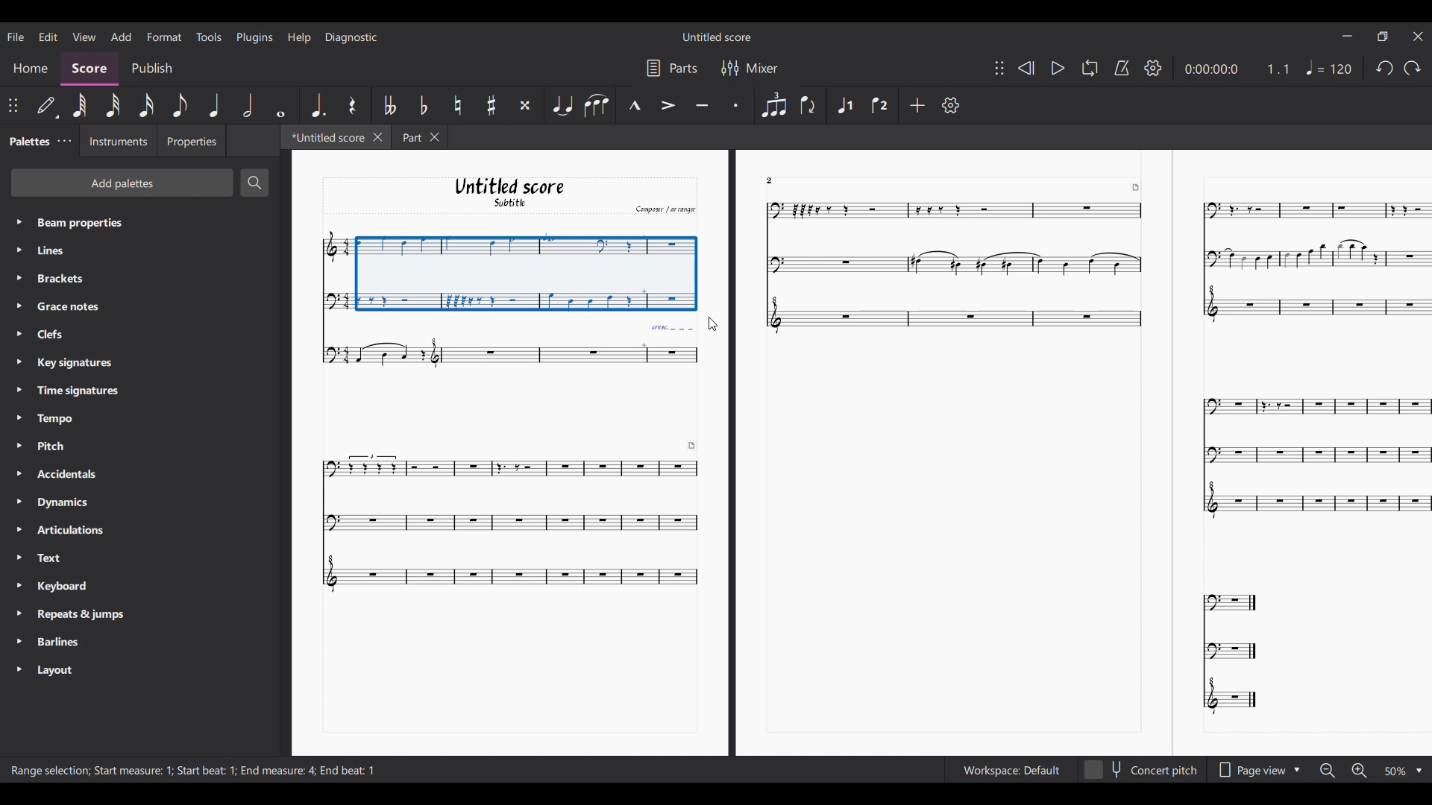  What do you see at coordinates (457, 105) in the screenshot?
I see `Toggle natural` at bounding box center [457, 105].